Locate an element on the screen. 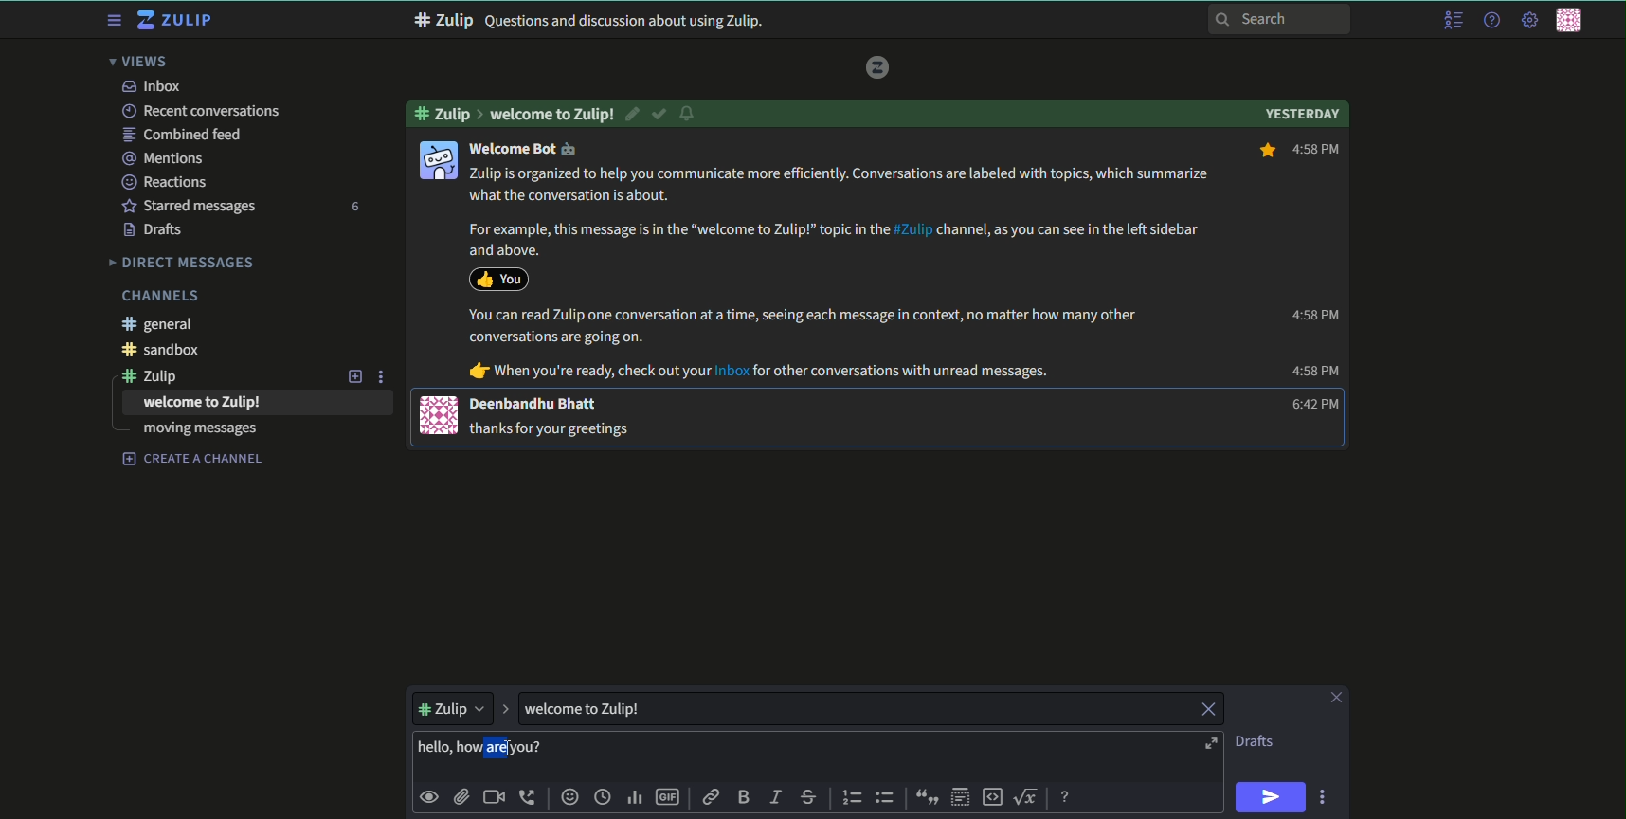 Image resolution: width=1626 pixels, height=819 pixels. bold is located at coordinates (743, 798).